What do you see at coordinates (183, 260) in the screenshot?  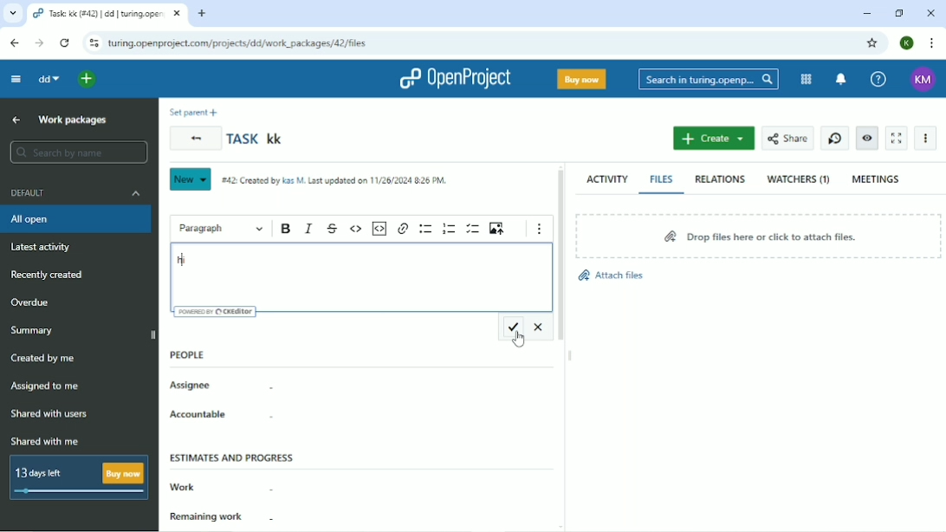 I see `typing cursor` at bounding box center [183, 260].